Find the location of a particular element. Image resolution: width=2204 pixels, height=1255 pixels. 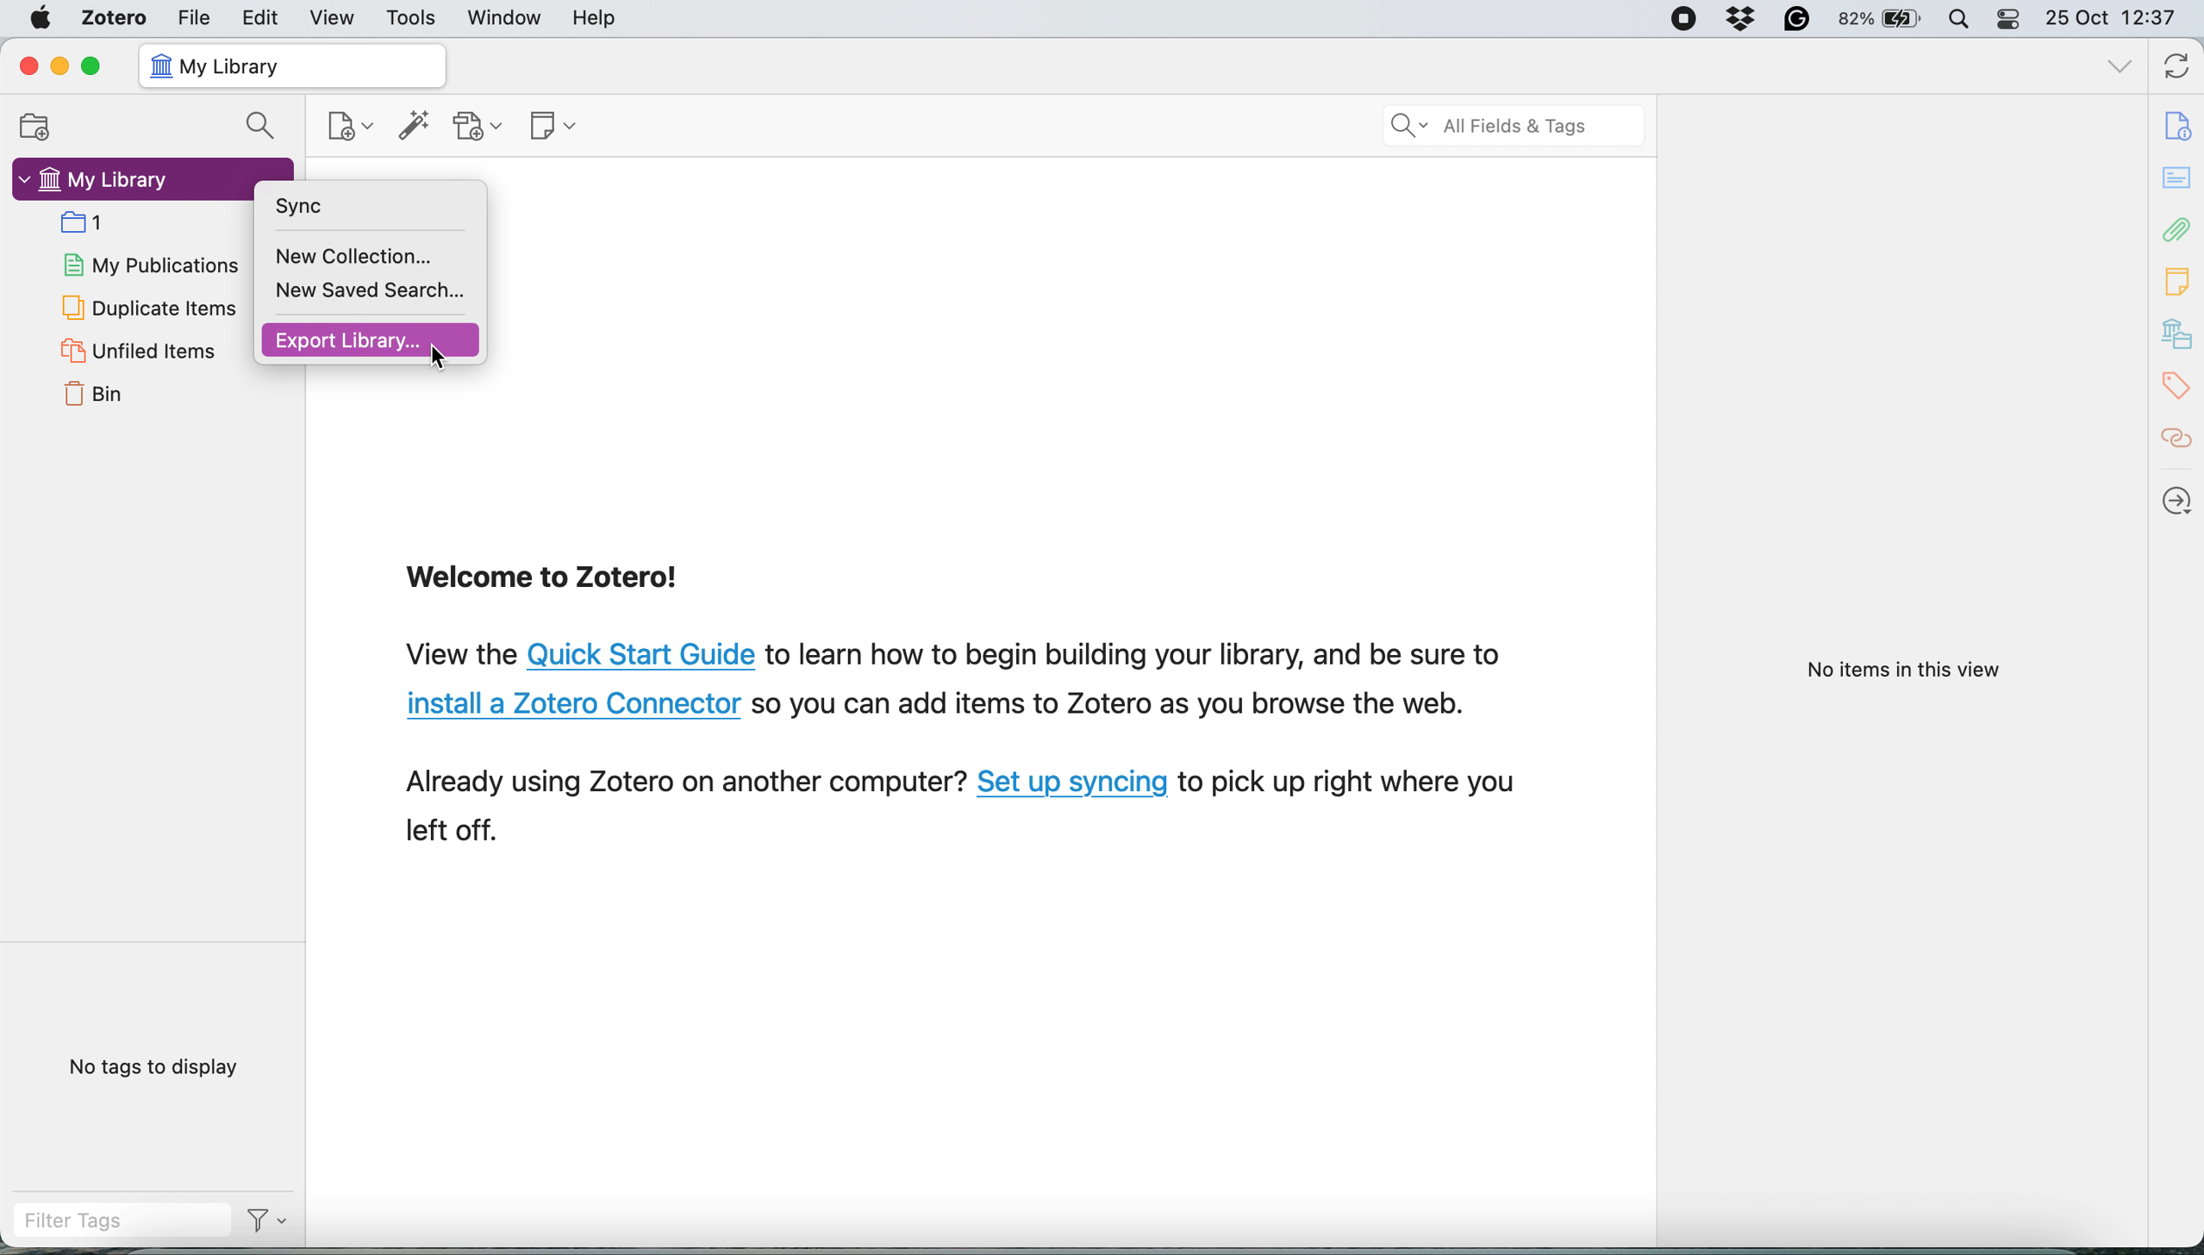

Filter Options is located at coordinates (271, 1224).